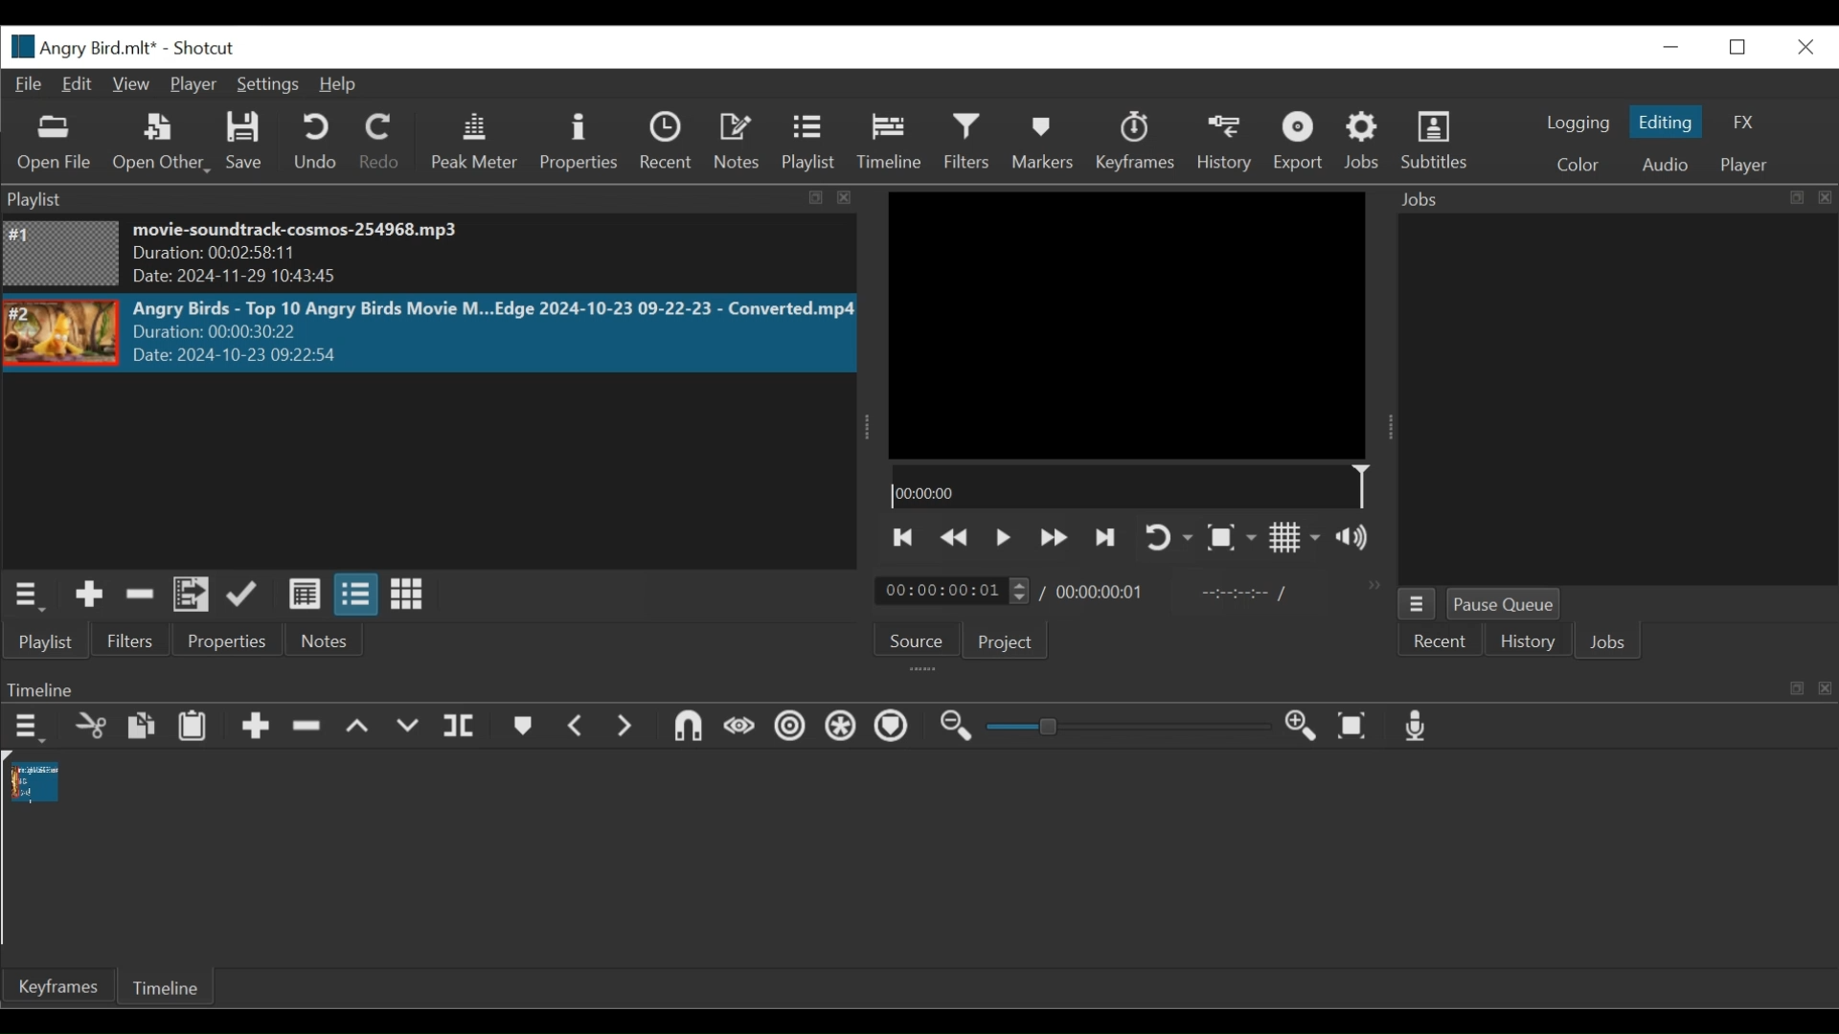 This screenshot has height=1034, width=1839. What do you see at coordinates (191, 85) in the screenshot?
I see `Player` at bounding box center [191, 85].